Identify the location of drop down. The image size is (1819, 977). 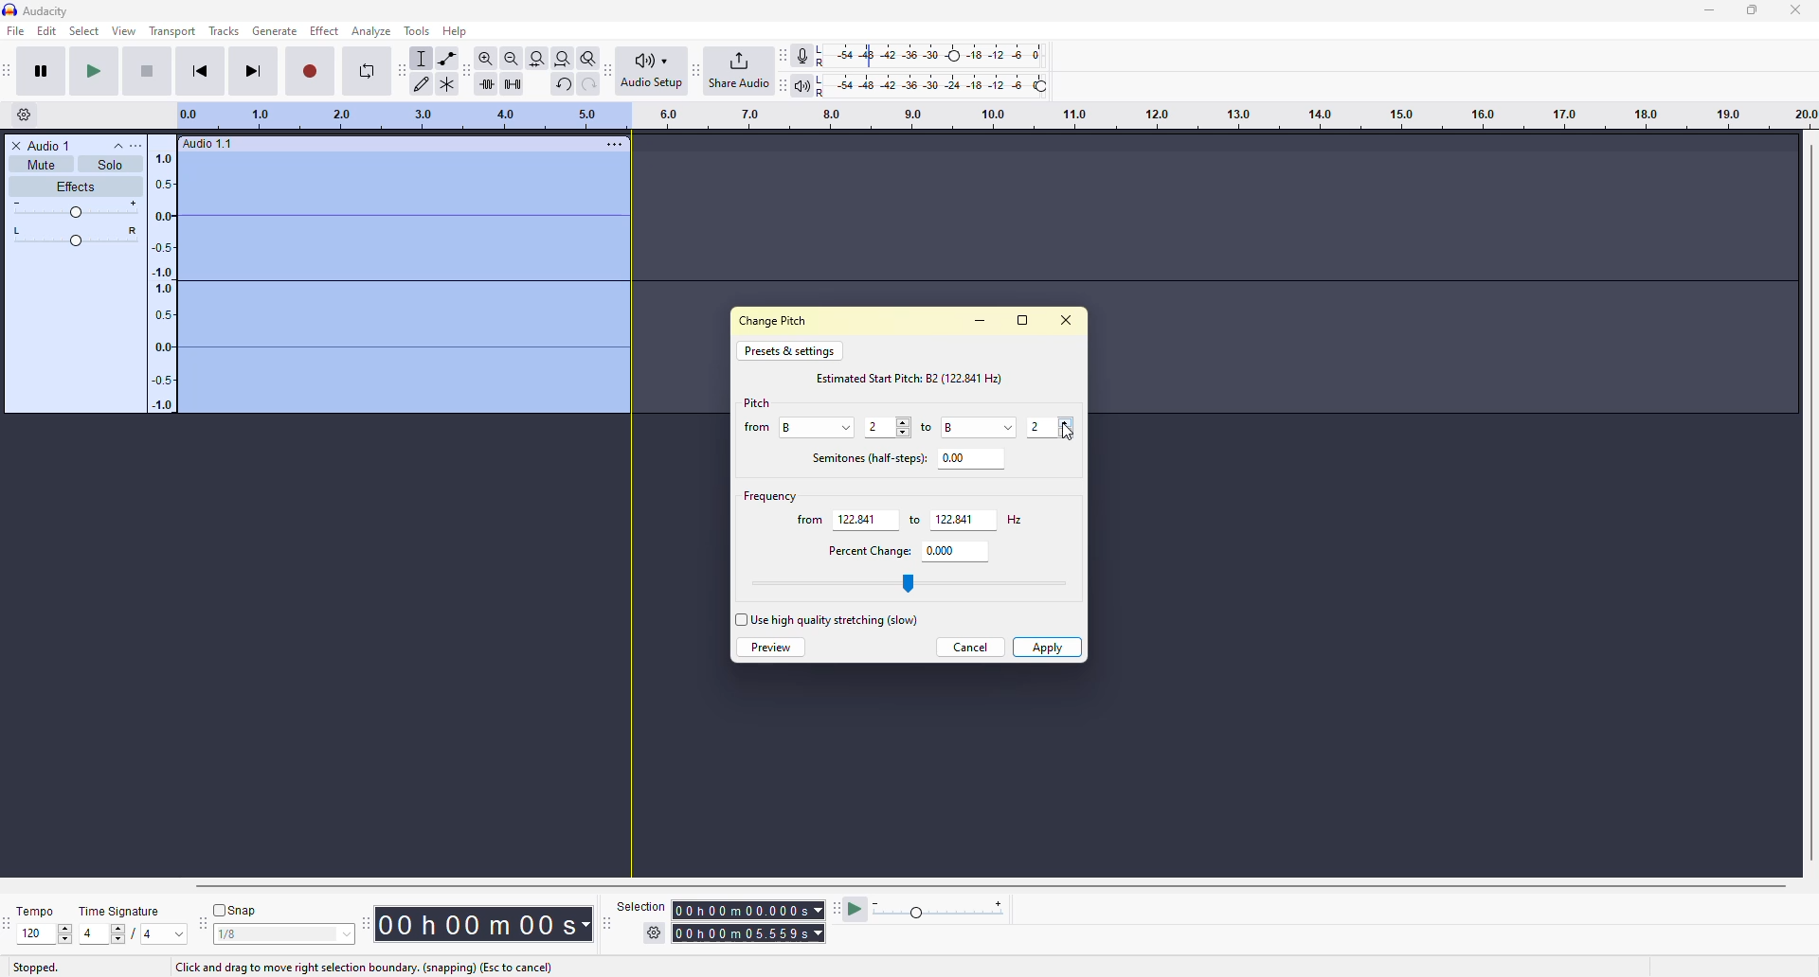
(179, 934).